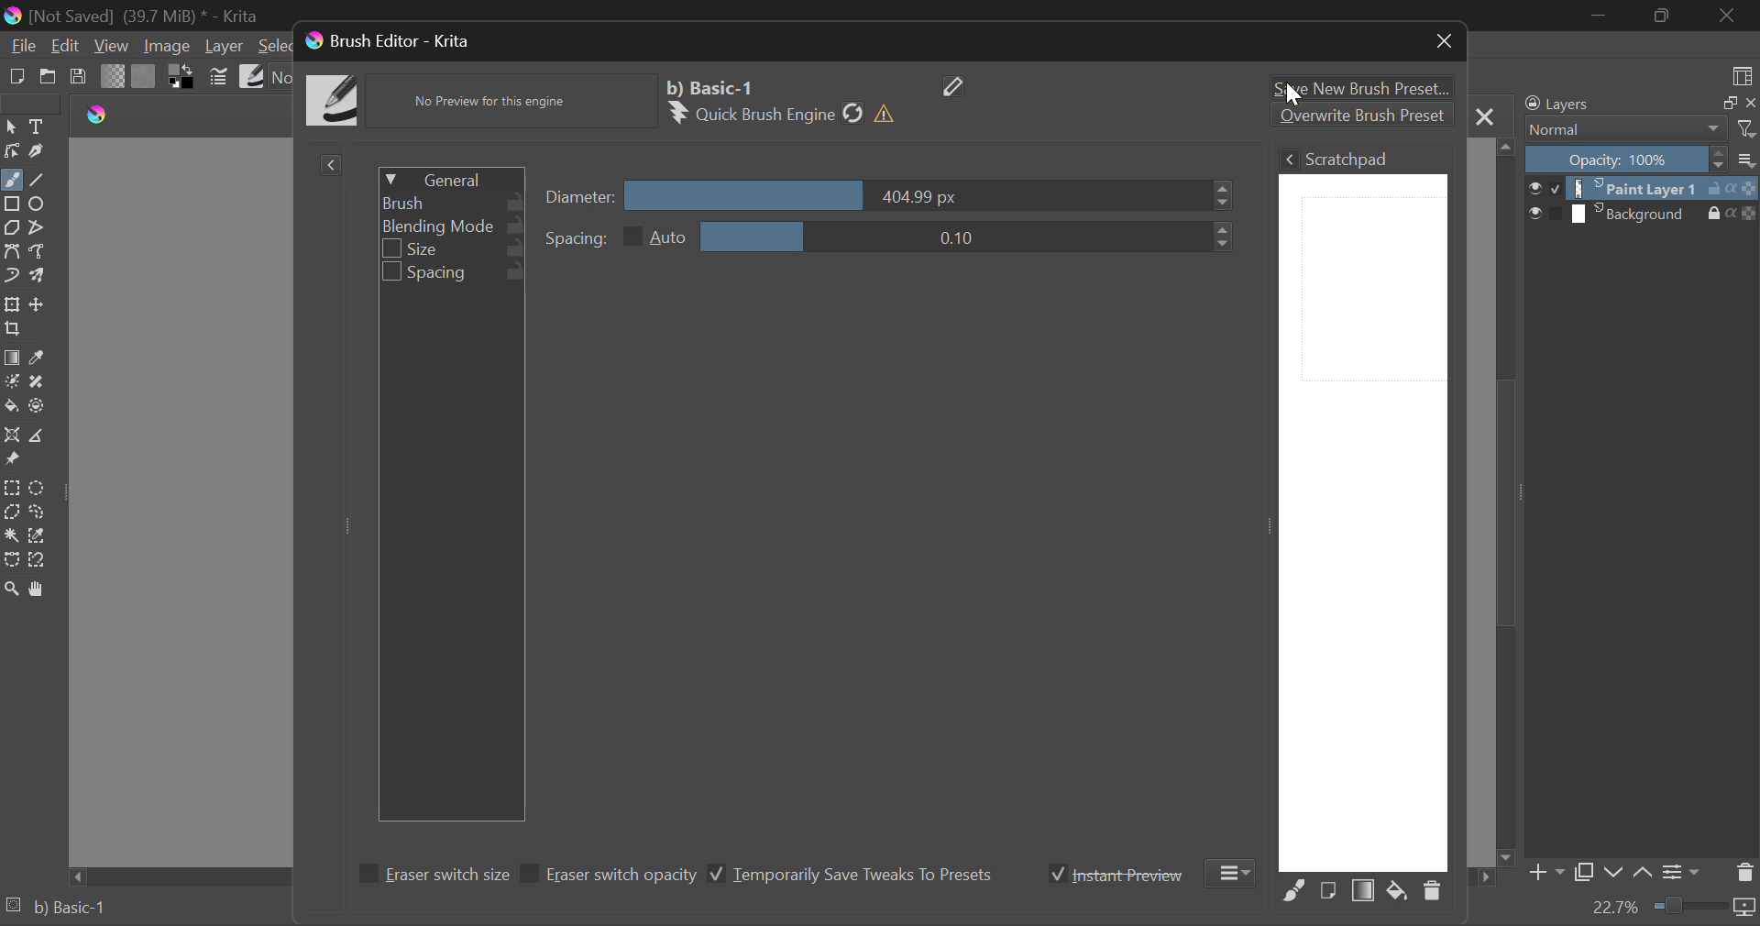  I want to click on Zoom 22.7%, so click(1670, 909).